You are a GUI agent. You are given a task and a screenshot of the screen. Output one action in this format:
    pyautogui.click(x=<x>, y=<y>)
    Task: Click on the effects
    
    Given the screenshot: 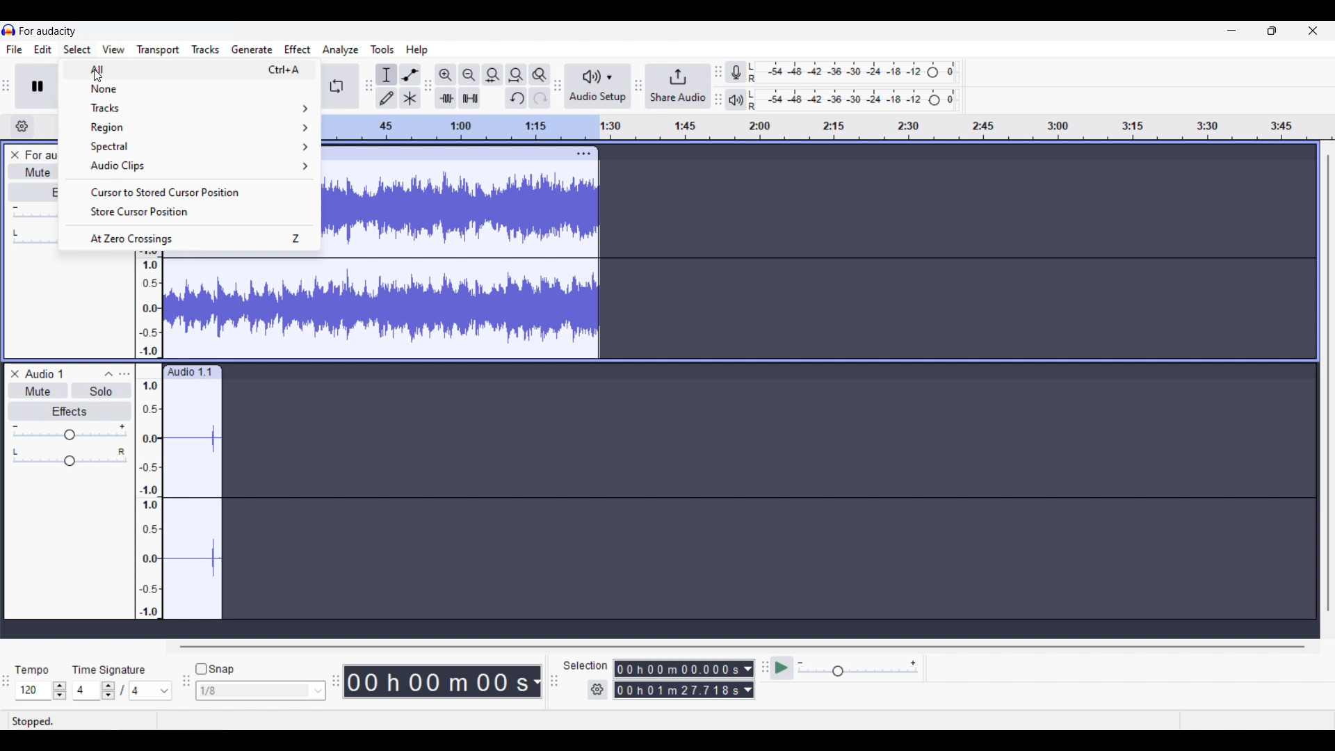 What is the action you would take?
    pyautogui.click(x=70, y=412)
    